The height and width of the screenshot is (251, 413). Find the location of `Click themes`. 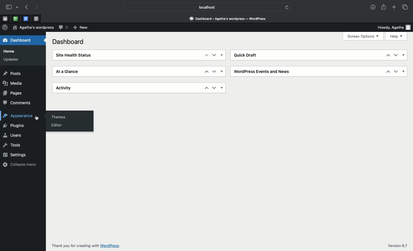

Click themes is located at coordinates (59, 116).